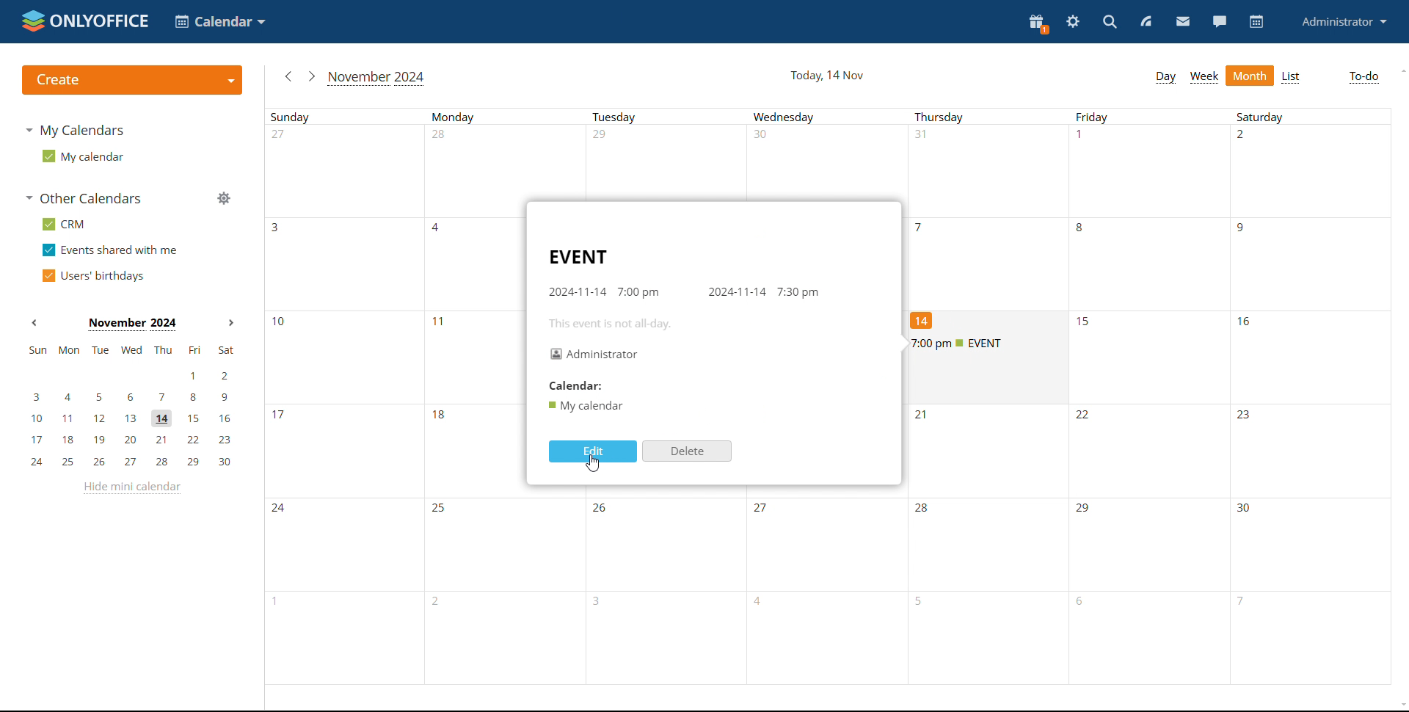 The image size is (1409, 712). I want to click on mail, so click(1182, 22).